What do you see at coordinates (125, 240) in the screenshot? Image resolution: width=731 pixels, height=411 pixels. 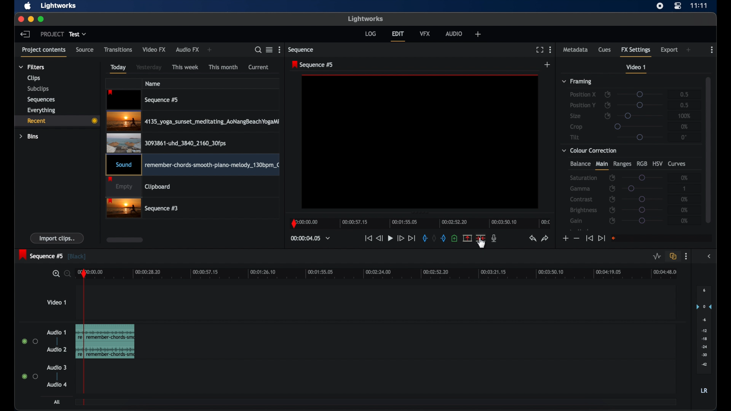 I see `scroll box` at bounding box center [125, 240].